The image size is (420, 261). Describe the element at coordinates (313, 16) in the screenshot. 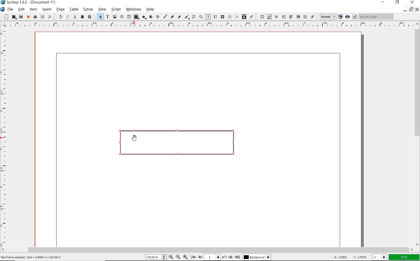

I see `link annotation` at that location.